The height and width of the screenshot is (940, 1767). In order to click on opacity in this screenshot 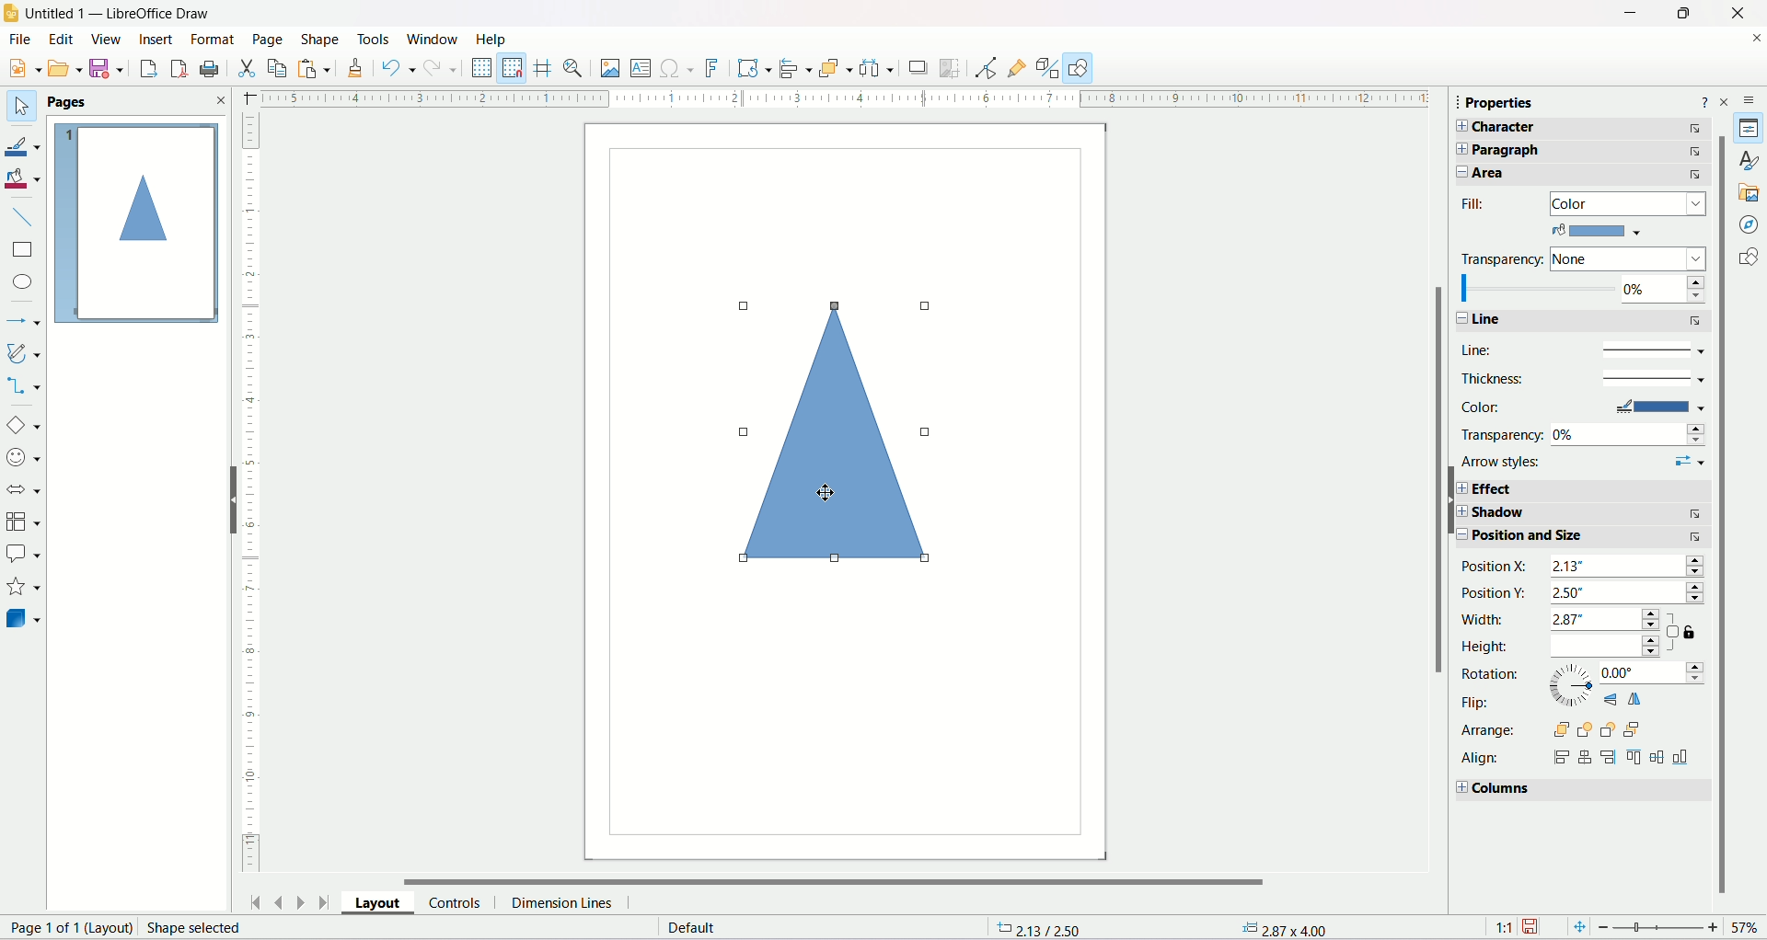, I will do `click(1582, 290)`.